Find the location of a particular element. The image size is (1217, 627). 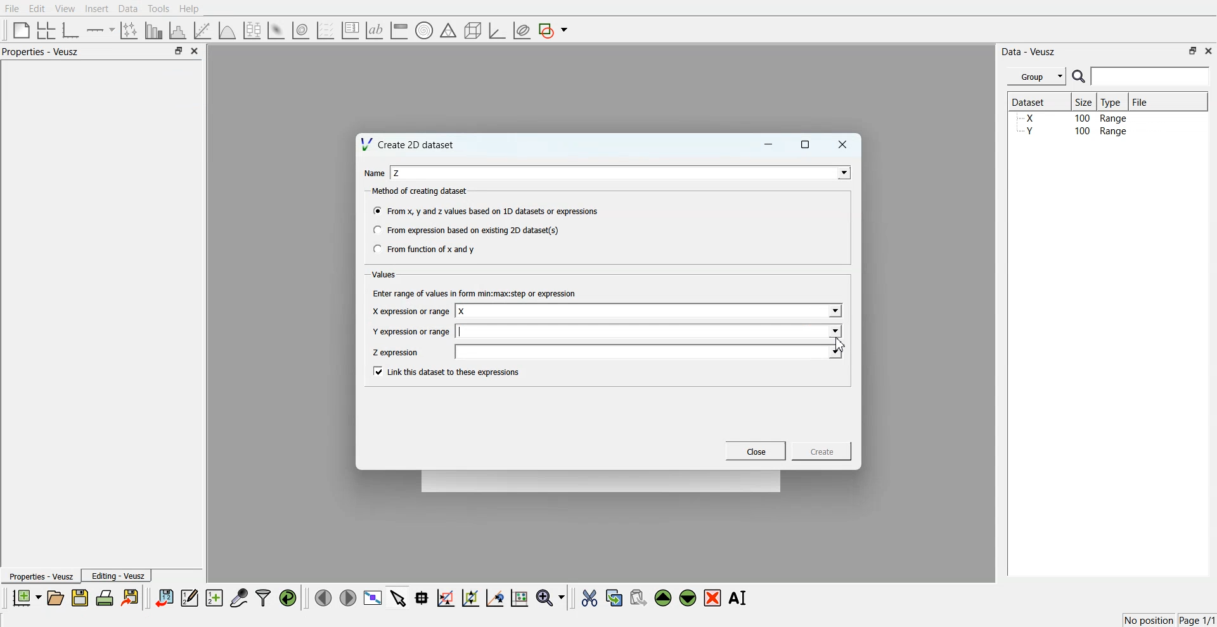

Reload linked dataset is located at coordinates (288, 598).